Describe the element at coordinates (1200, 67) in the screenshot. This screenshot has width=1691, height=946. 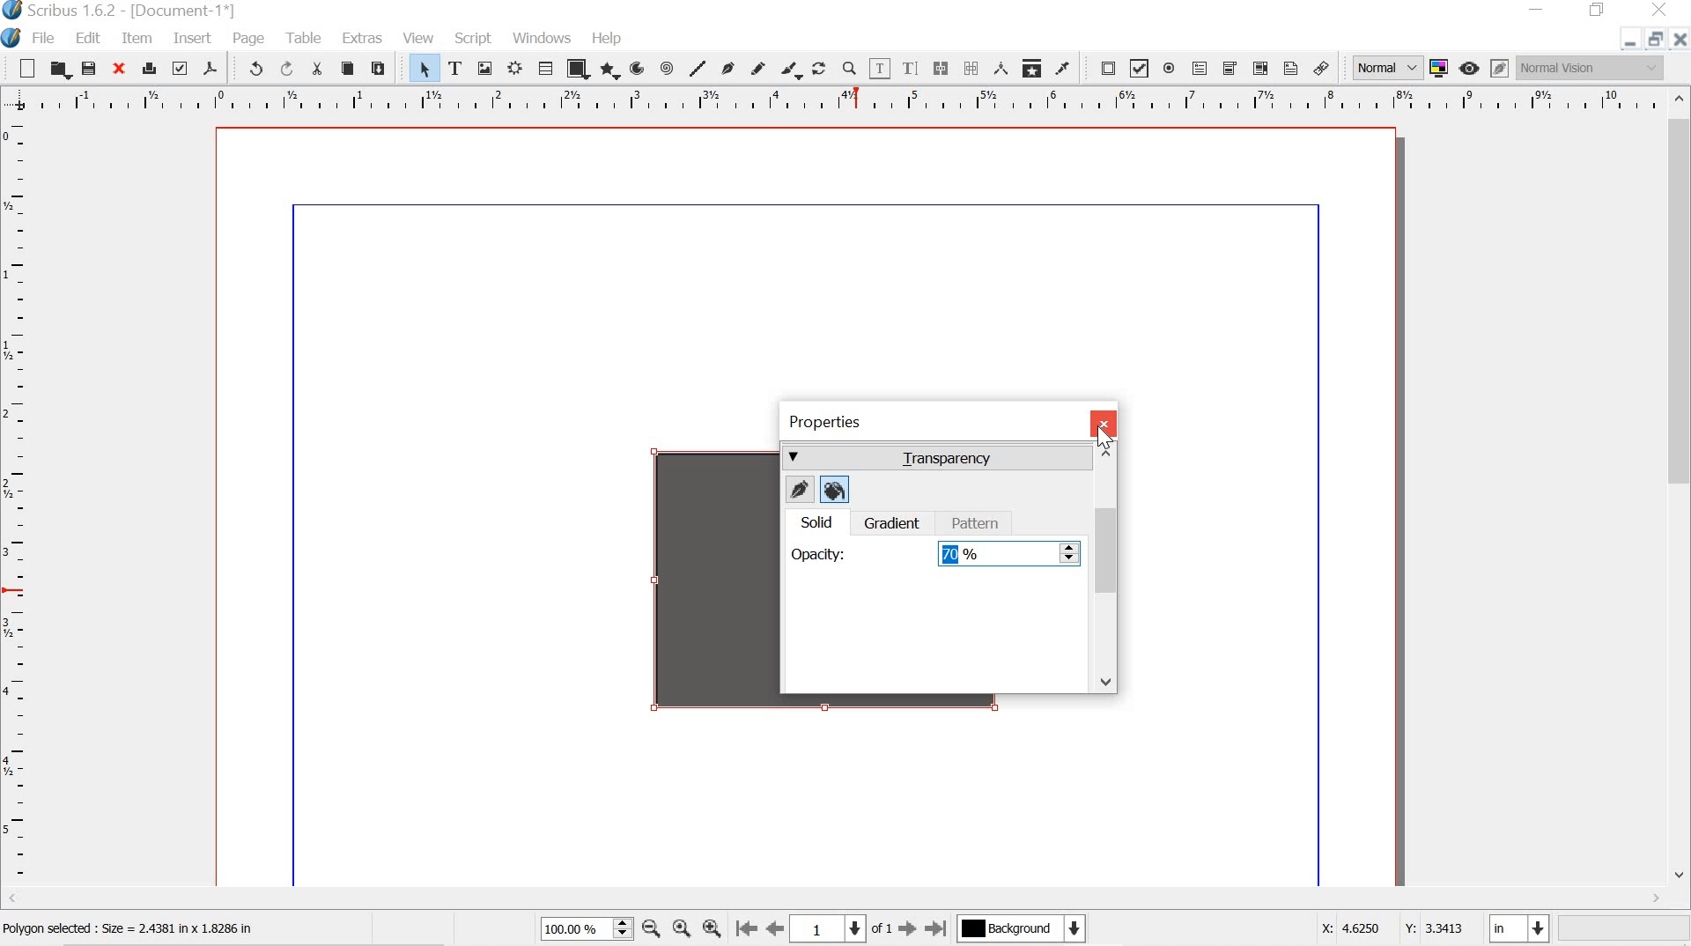
I see `pdf text field` at that location.